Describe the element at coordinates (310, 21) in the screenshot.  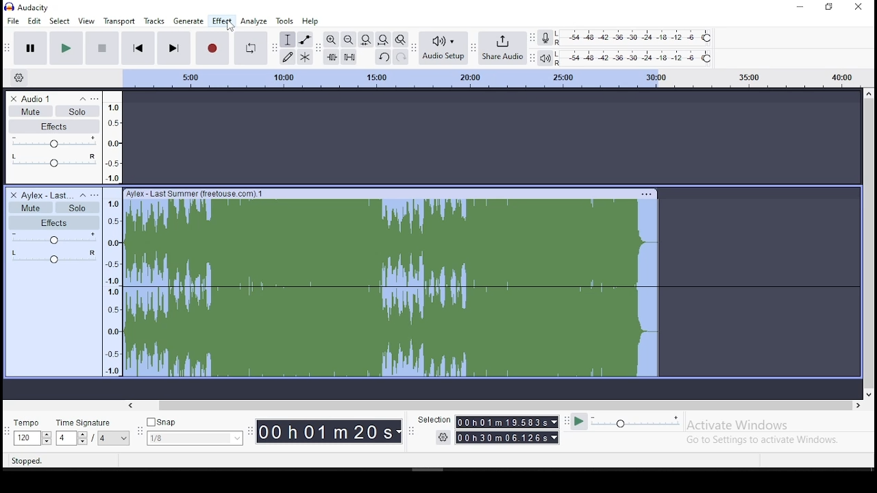
I see `help` at that location.